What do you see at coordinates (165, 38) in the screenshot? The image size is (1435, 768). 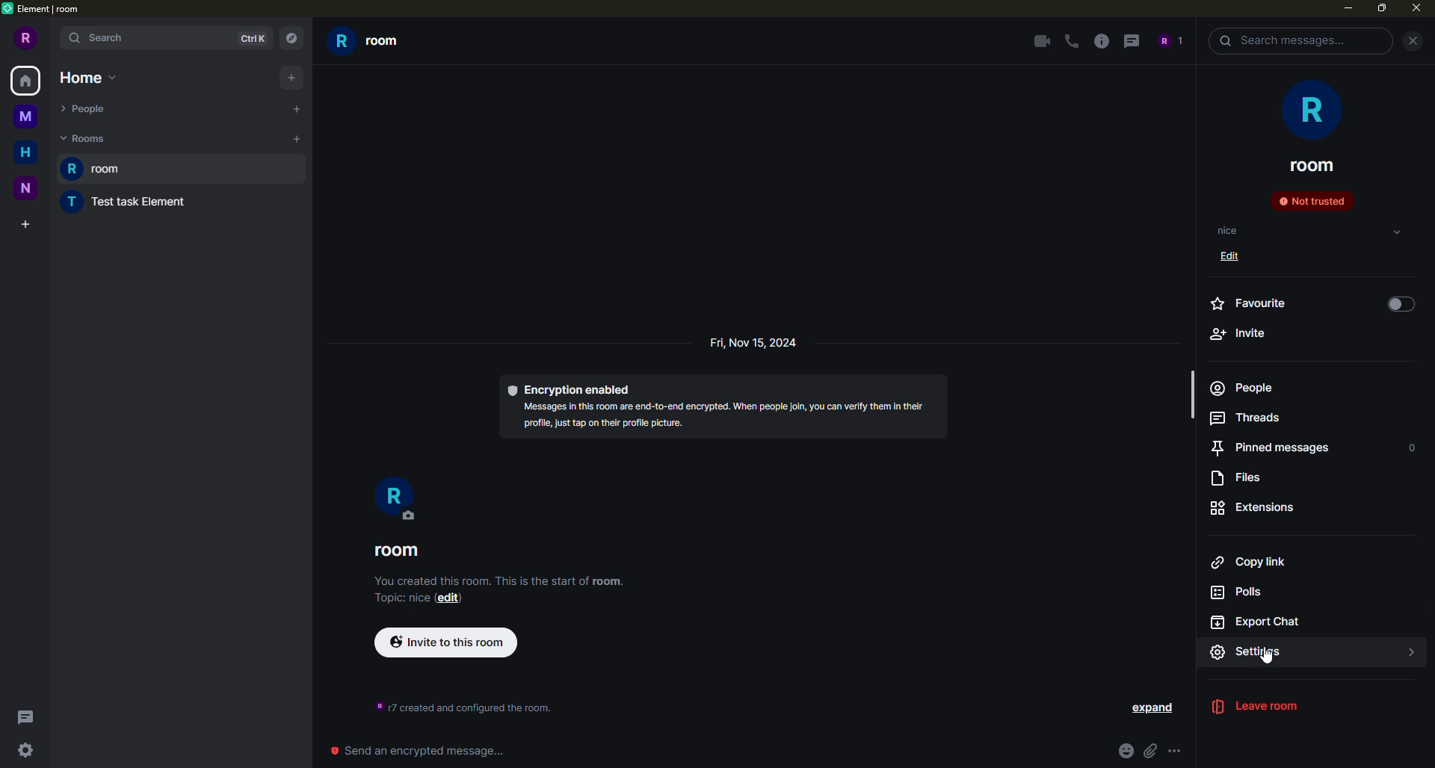 I see `search bar` at bounding box center [165, 38].